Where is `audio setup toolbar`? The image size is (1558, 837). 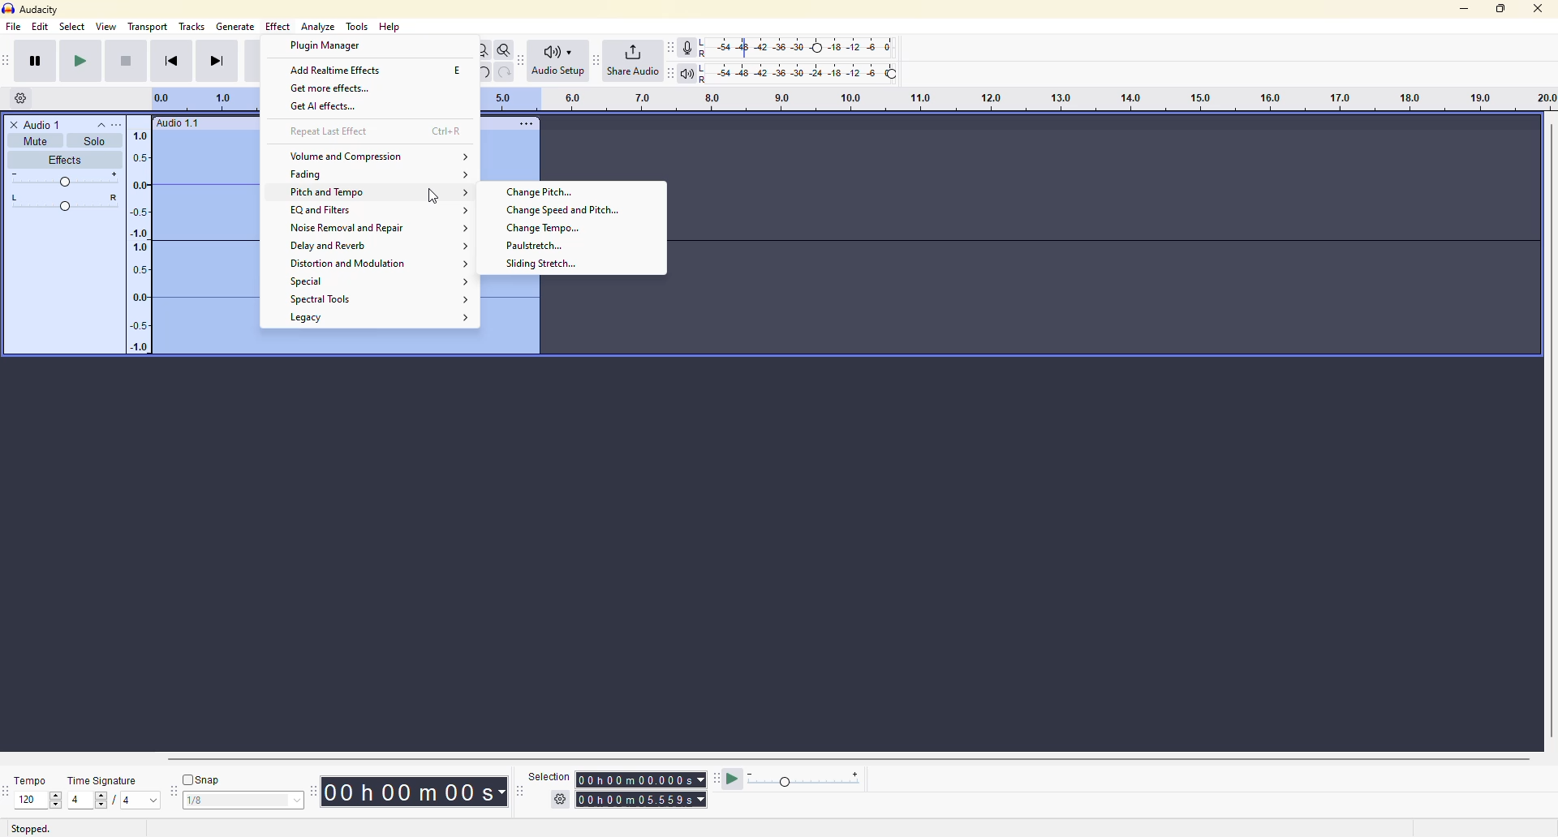 audio setup toolbar is located at coordinates (523, 60).